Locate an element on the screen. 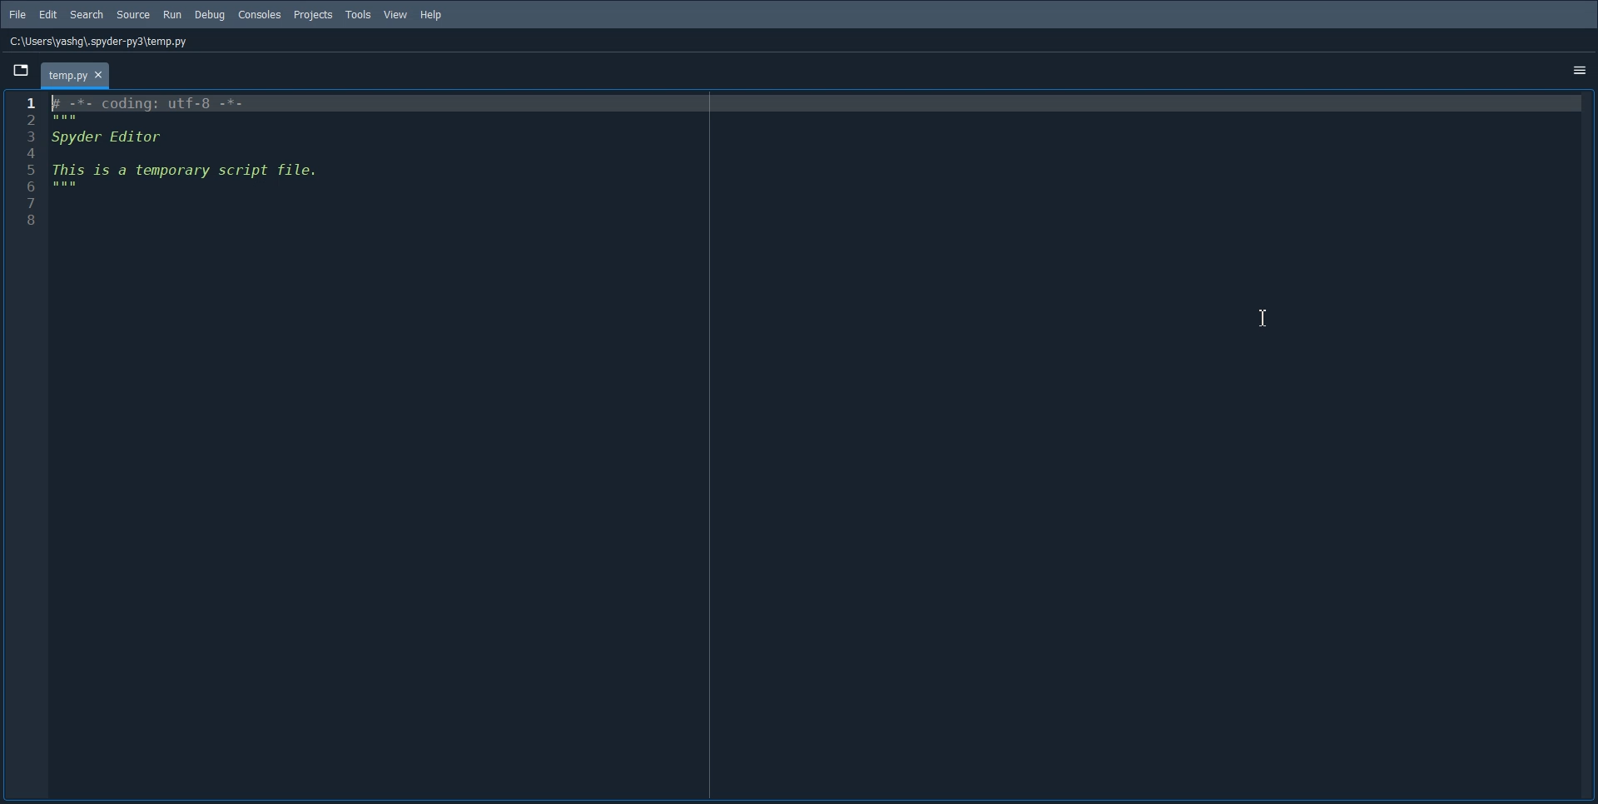 This screenshot has width=1598, height=804. Run is located at coordinates (172, 13).